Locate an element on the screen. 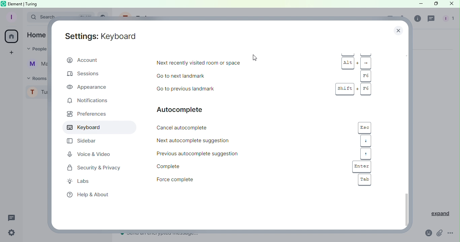 This screenshot has height=242, width=460. Security and privacy is located at coordinates (92, 167).